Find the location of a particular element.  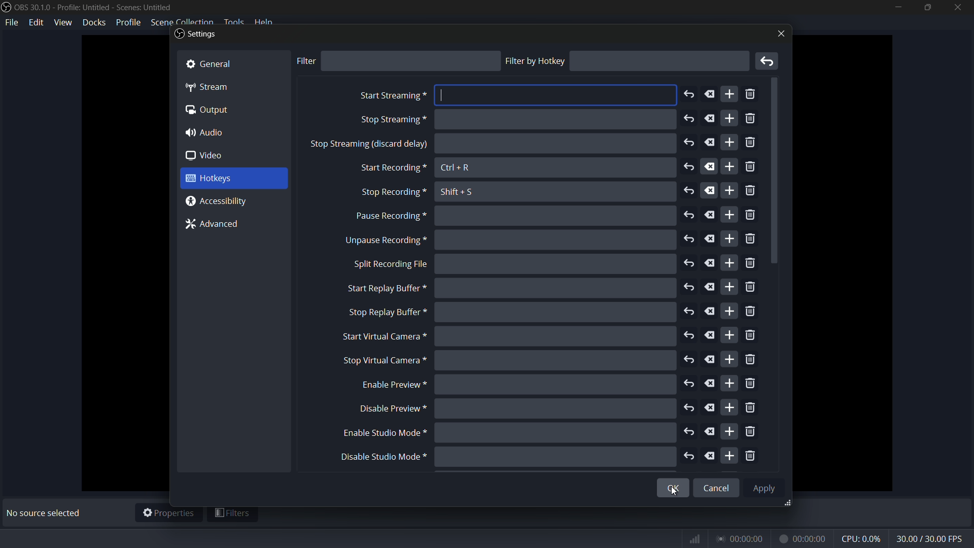

Cancel is located at coordinates (717, 485).